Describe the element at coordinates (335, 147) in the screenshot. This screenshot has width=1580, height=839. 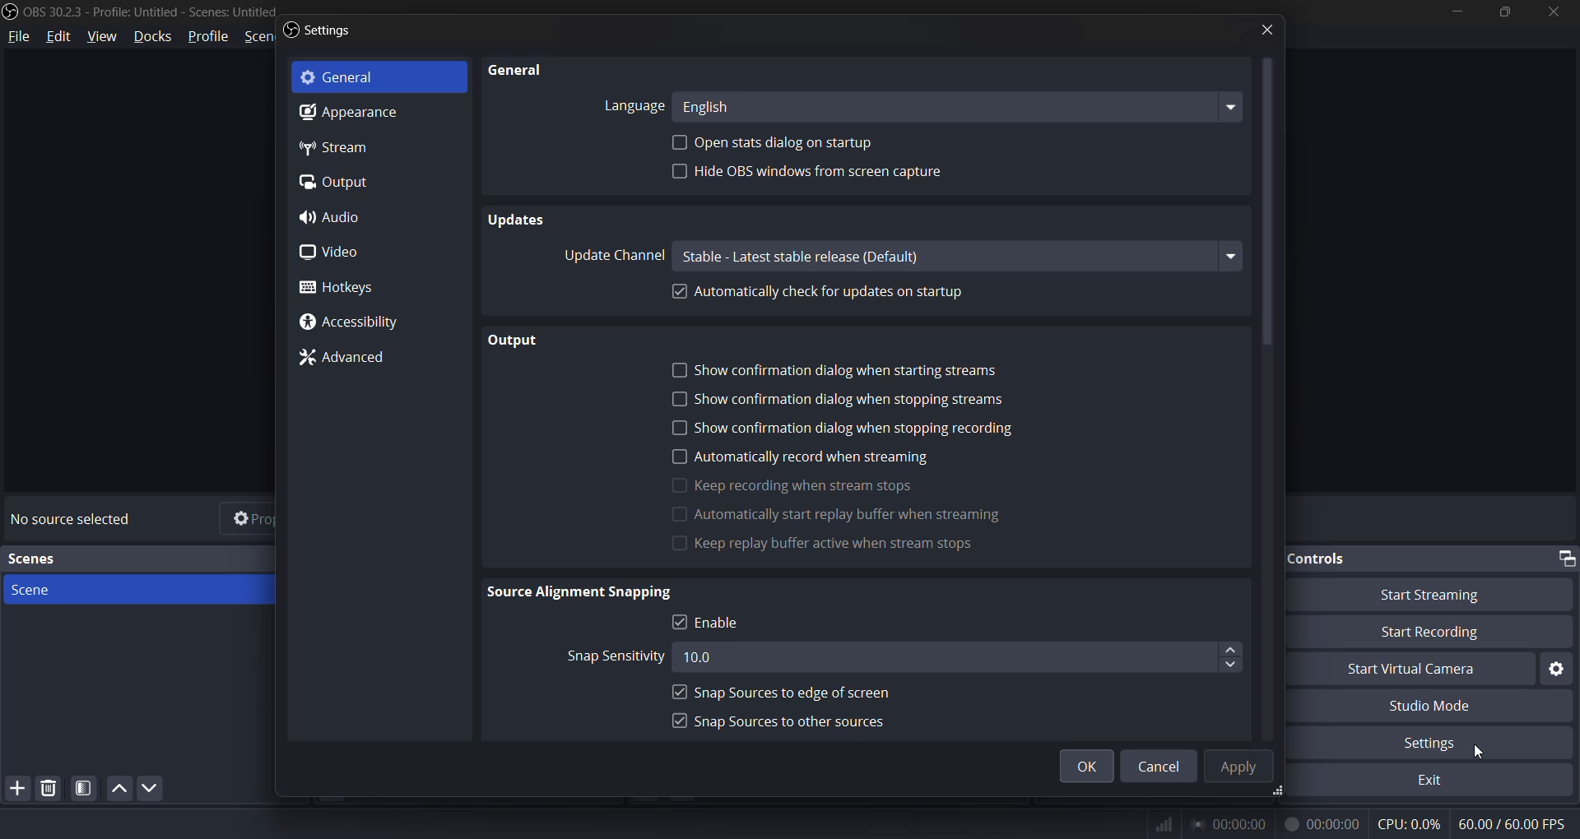
I see `stream` at that location.